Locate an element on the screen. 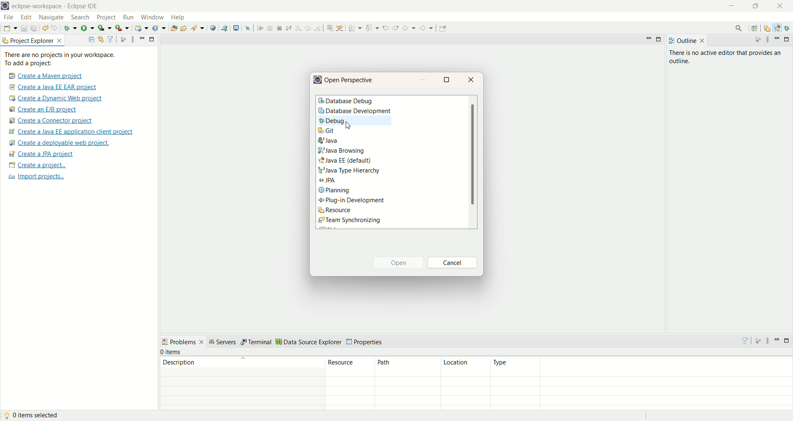 The height and width of the screenshot is (421, 793). cancel is located at coordinates (454, 263).